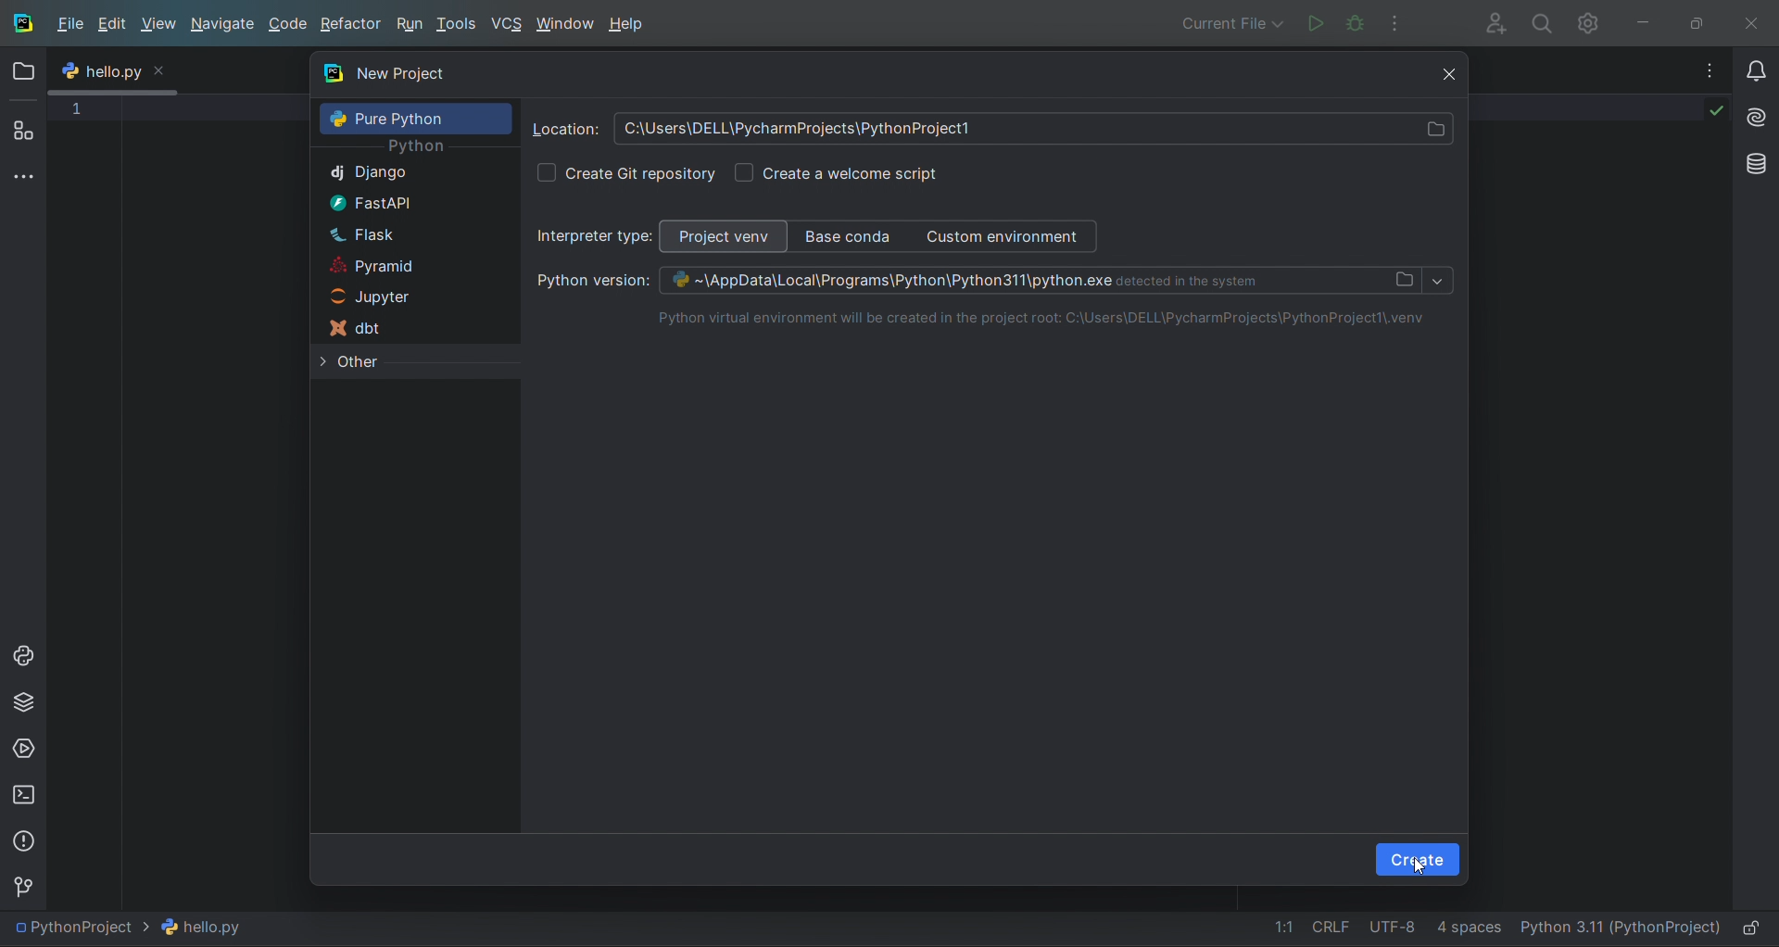  Describe the element at coordinates (852, 172) in the screenshot. I see `create a welcome script` at that location.